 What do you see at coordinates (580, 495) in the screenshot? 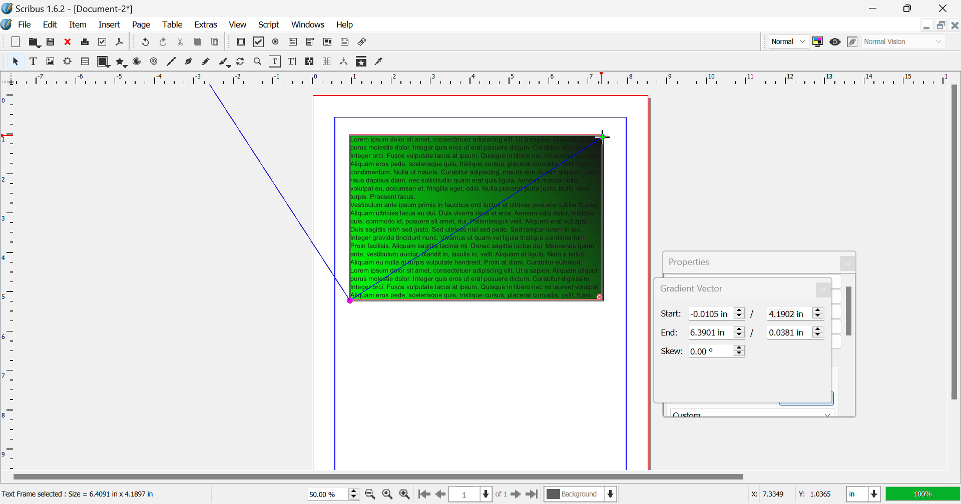
I see `Background` at bounding box center [580, 495].